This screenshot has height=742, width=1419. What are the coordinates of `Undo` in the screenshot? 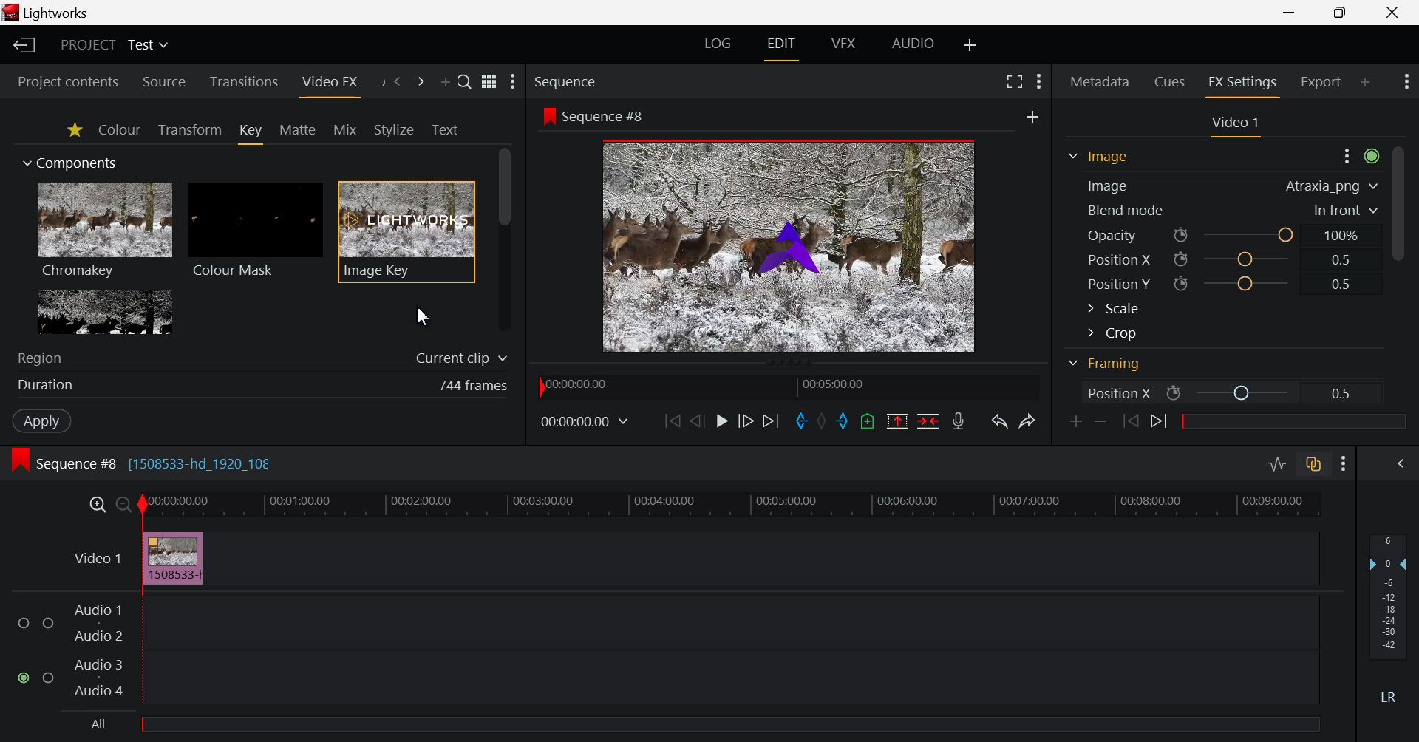 It's located at (1001, 421).